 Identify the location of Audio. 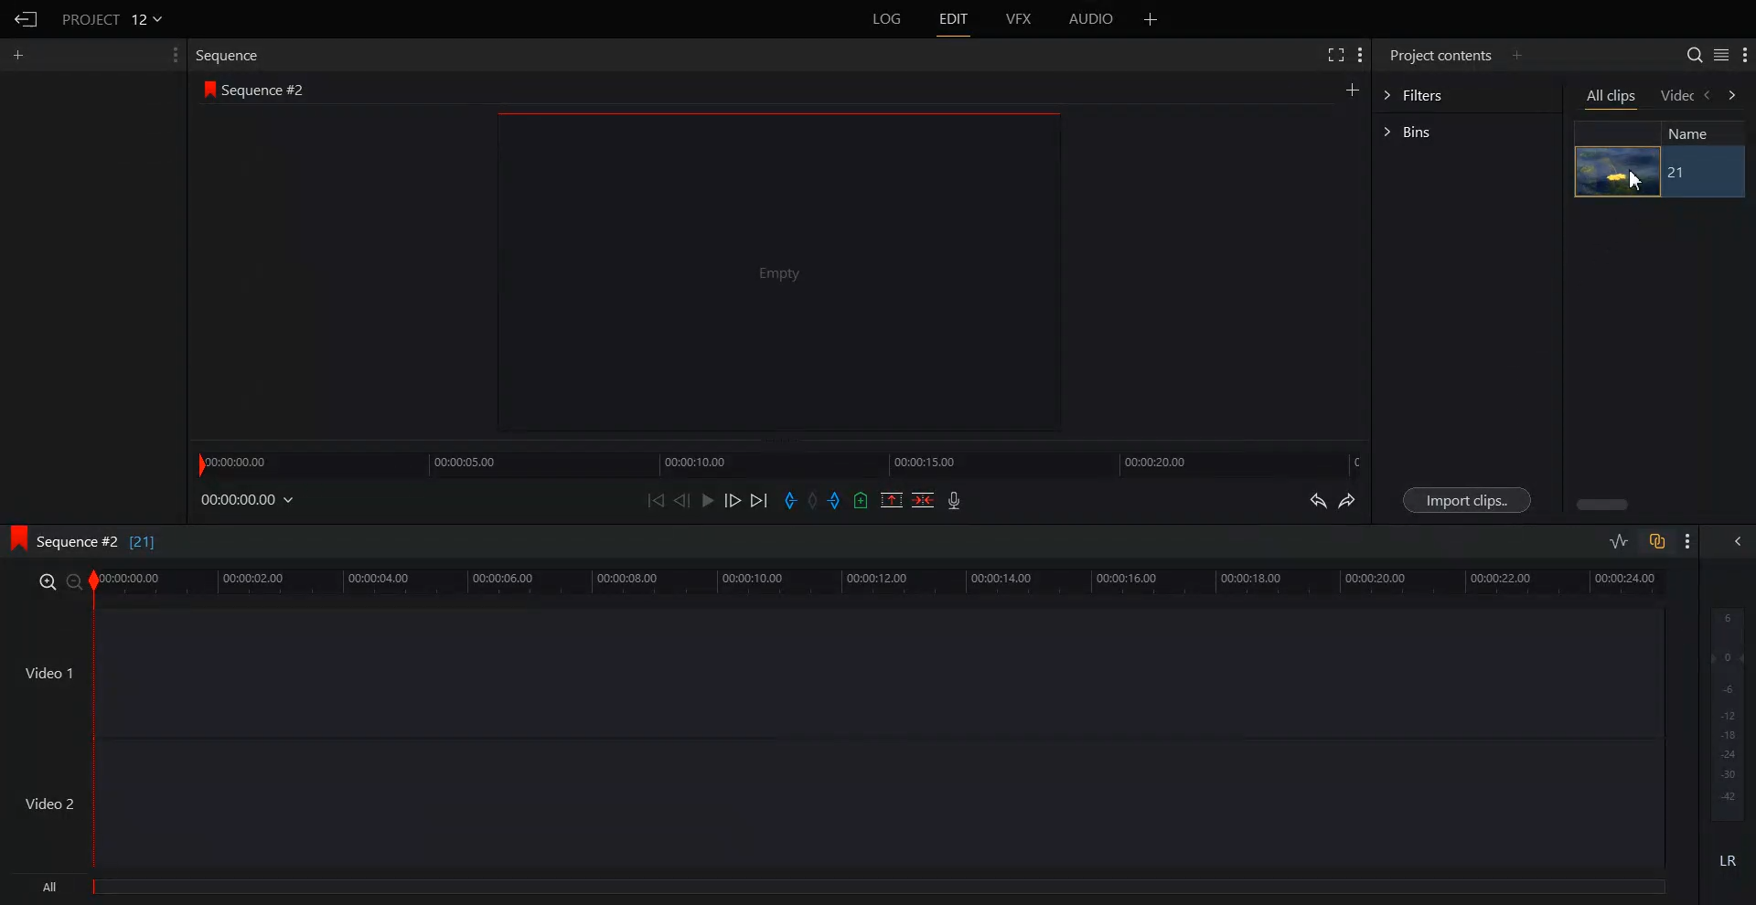
(1093, 19).